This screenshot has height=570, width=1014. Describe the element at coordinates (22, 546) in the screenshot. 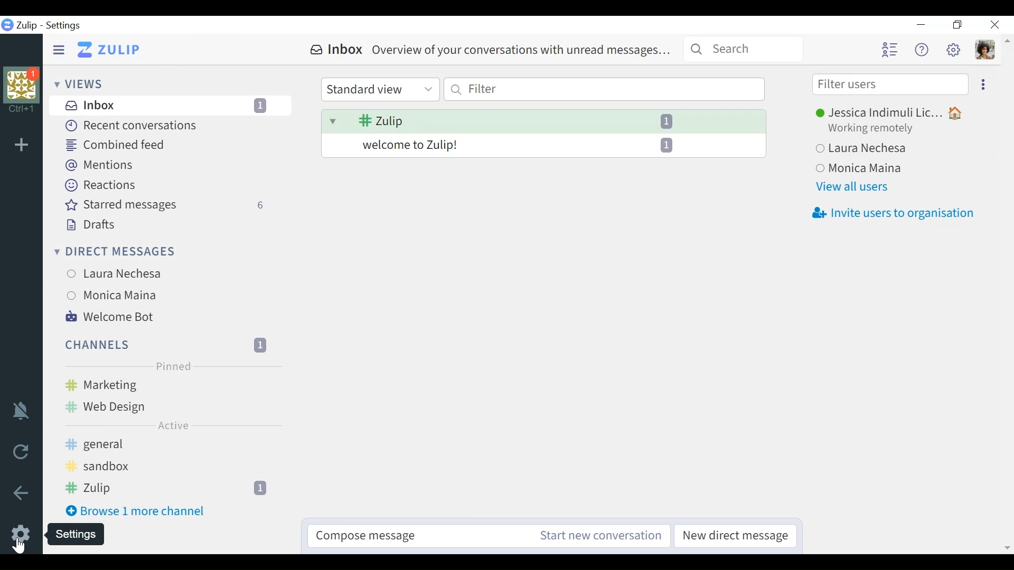

I see `Cursor` at that location.